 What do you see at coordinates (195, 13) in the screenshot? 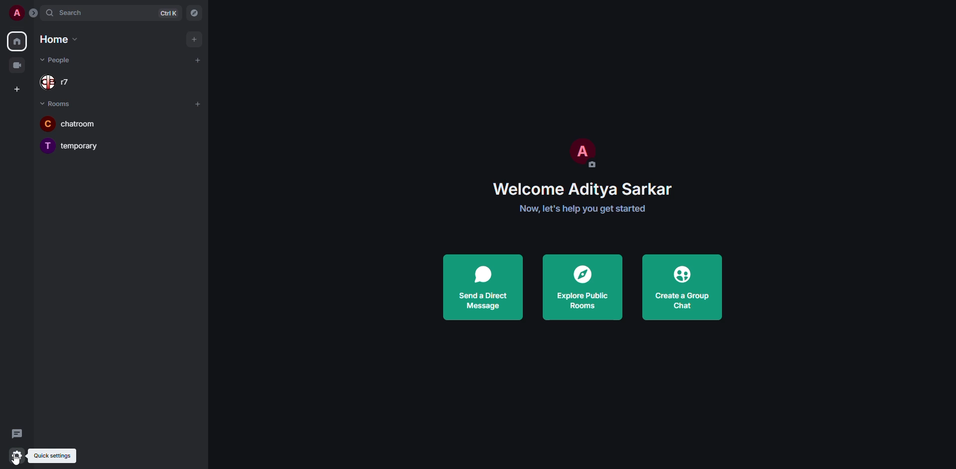
I see `navigator` at bounding box center [195, 13].